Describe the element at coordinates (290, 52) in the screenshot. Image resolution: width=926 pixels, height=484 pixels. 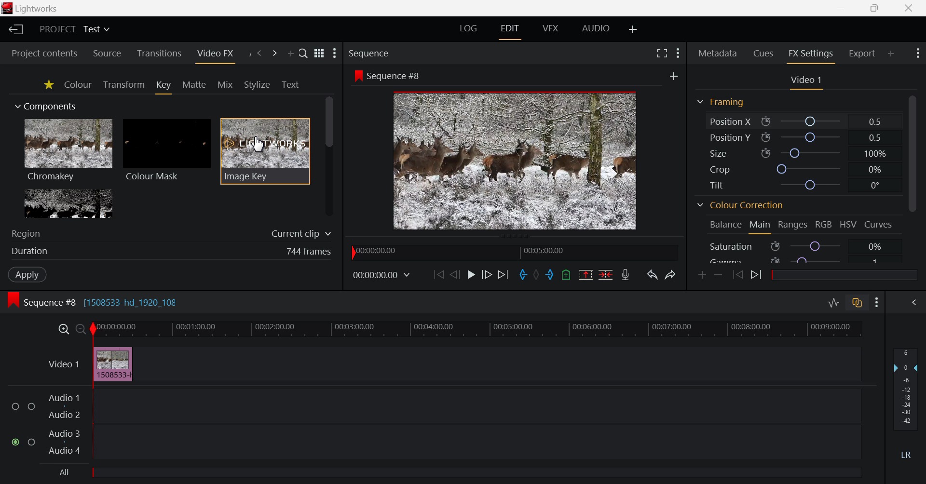
I see `Add Panel` at that location.